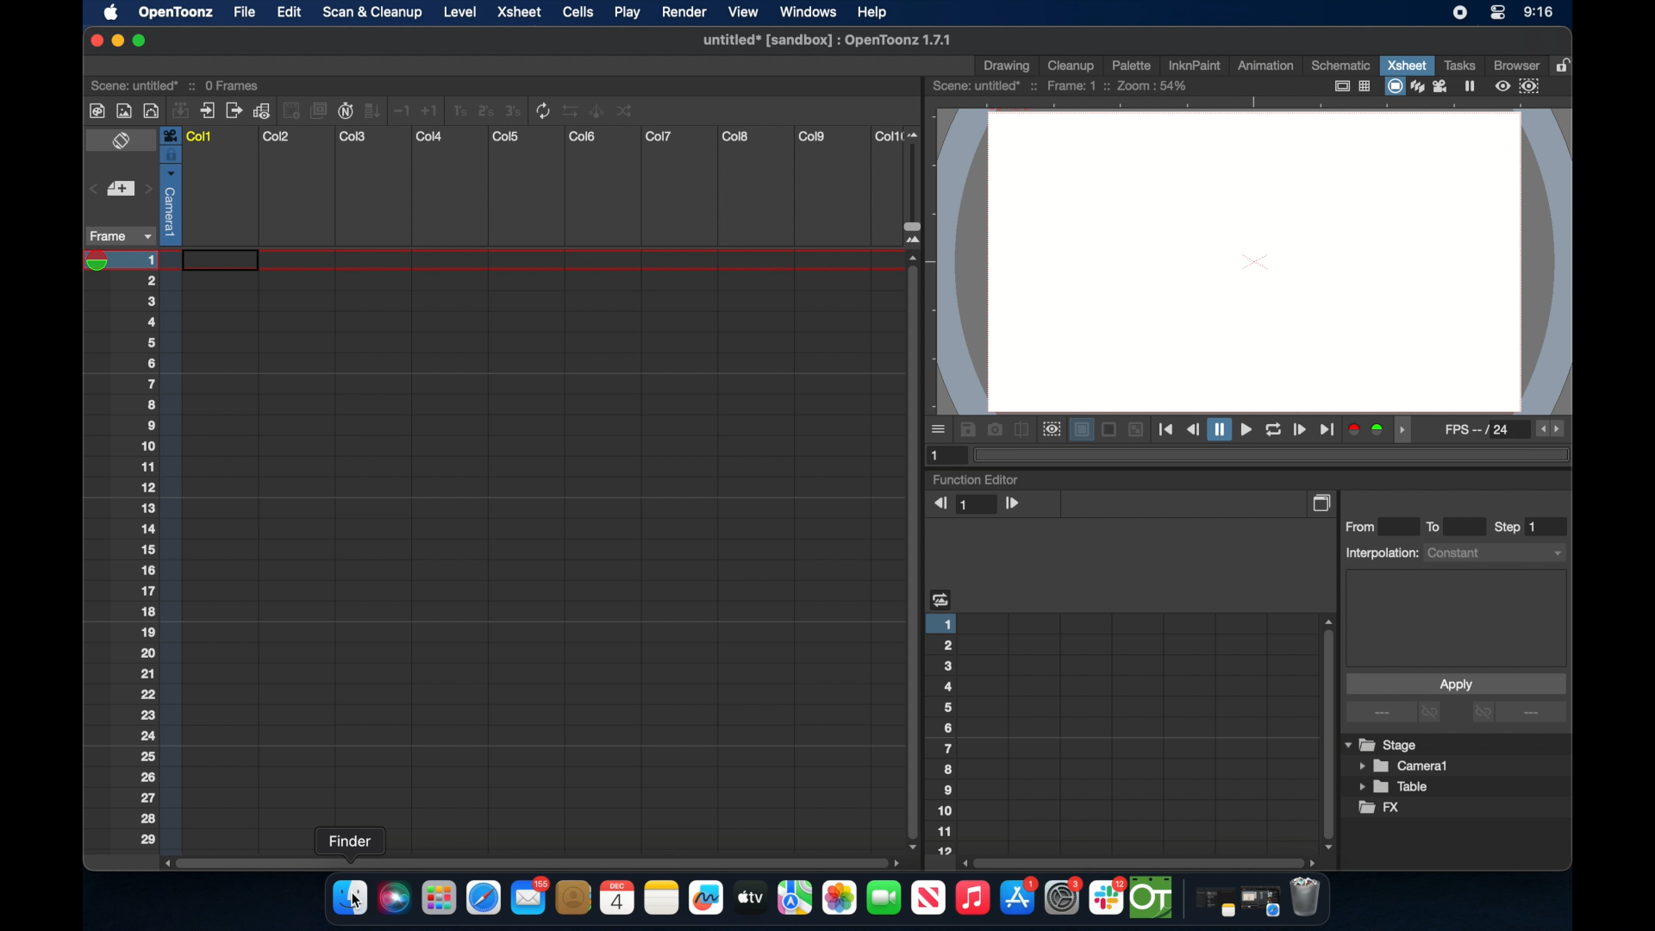  Describe the element at coordinates (361, 900) in the screenshot. I see `cursor` at that location.